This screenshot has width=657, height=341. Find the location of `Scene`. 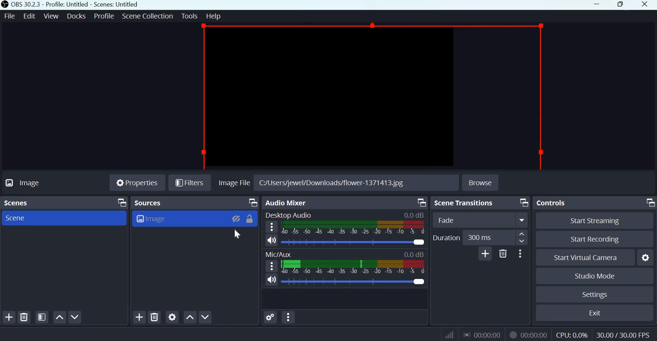

Scene is located at coordinates (17, 218).